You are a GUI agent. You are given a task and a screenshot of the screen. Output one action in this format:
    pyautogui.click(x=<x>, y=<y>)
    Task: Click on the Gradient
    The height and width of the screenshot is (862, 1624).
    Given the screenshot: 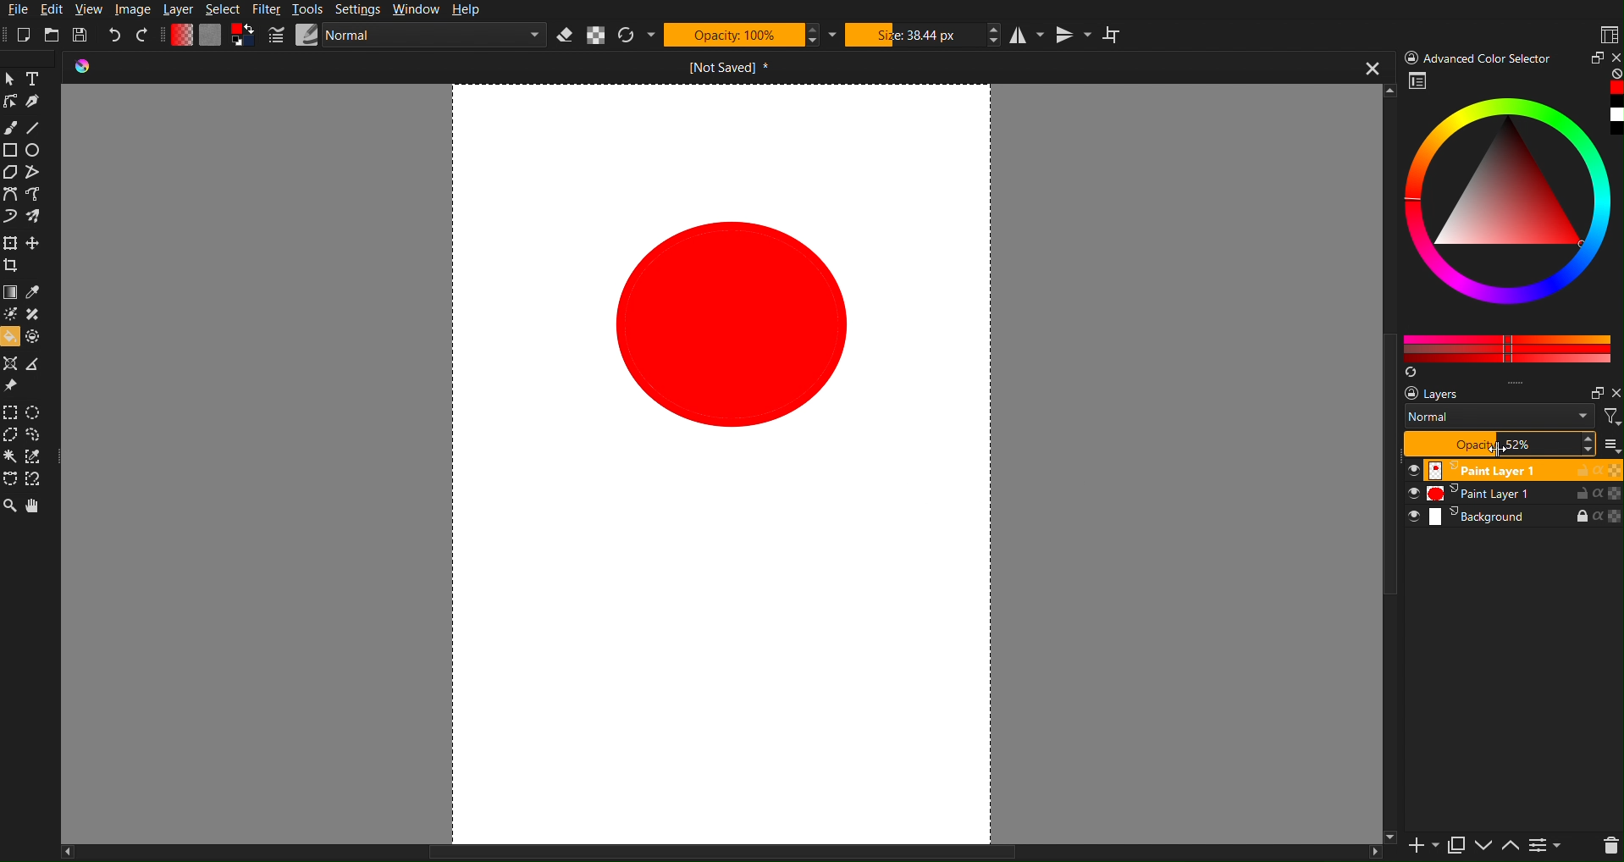 What is the action you would take?
    pyautogui.click(x=180, y=36)
    